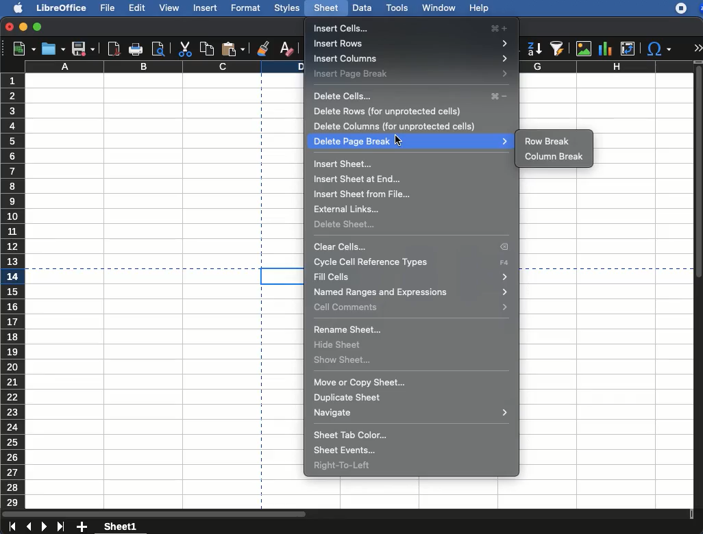  What do you see at coordinates (351, 331) in the screenshot?
I see `rename sheet` at bounding box center [351, 331].